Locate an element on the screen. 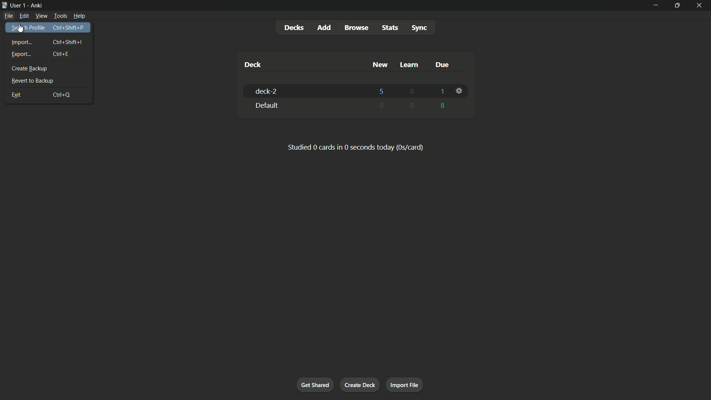  Maximize is located at coordinates (676, 6).